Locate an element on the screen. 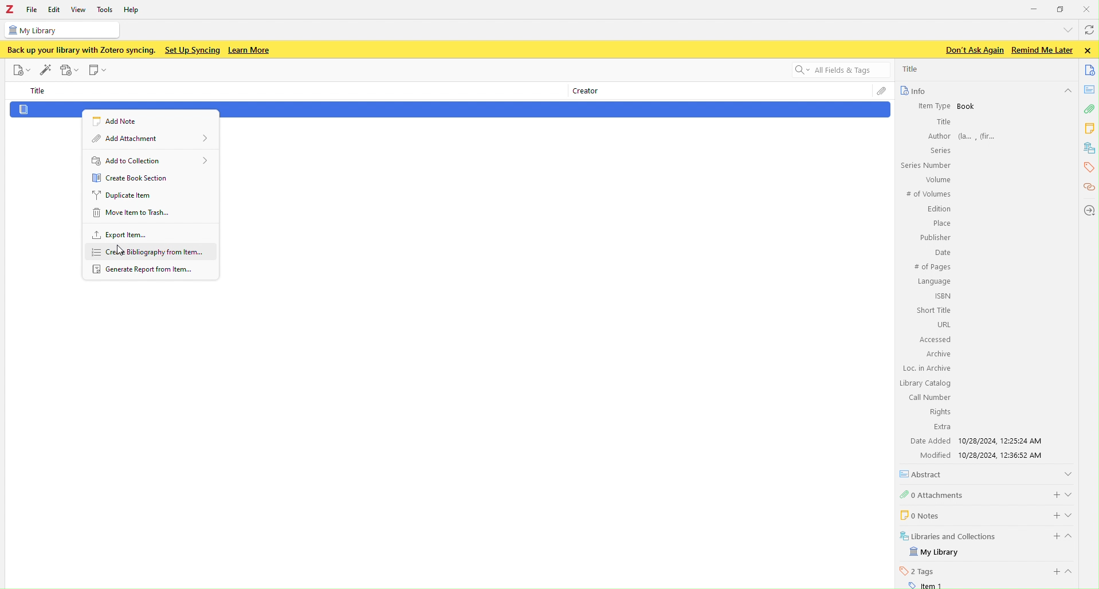  0 Notes is located at coordinates (919, 515).